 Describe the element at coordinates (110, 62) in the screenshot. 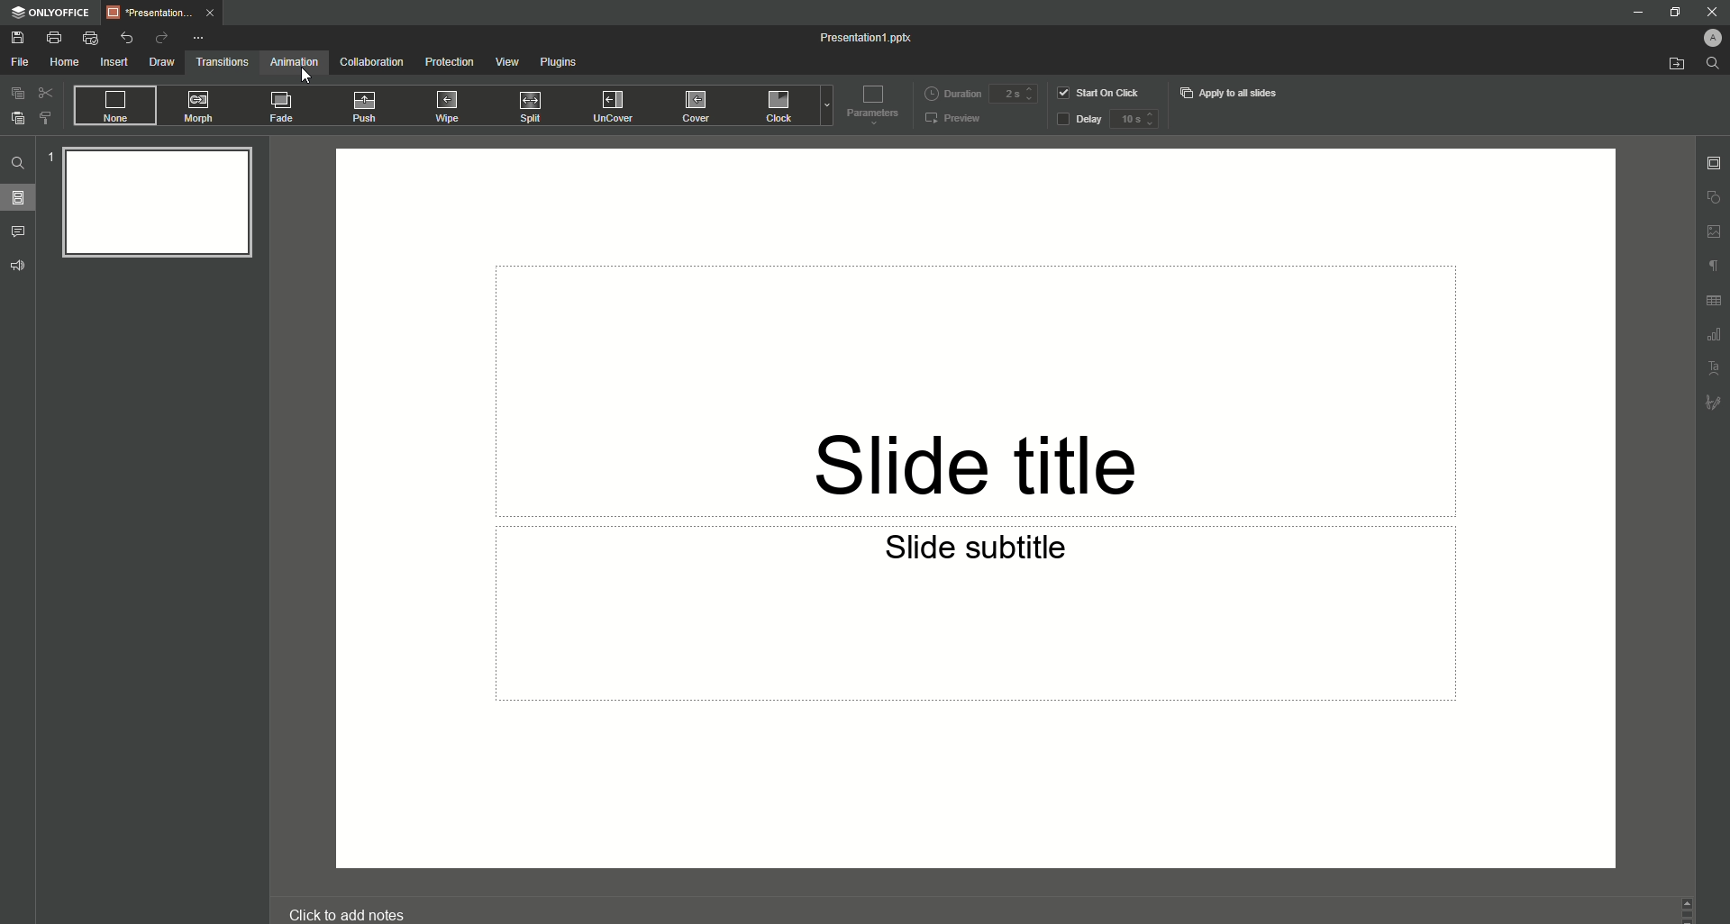

I see `Insert` at that location.